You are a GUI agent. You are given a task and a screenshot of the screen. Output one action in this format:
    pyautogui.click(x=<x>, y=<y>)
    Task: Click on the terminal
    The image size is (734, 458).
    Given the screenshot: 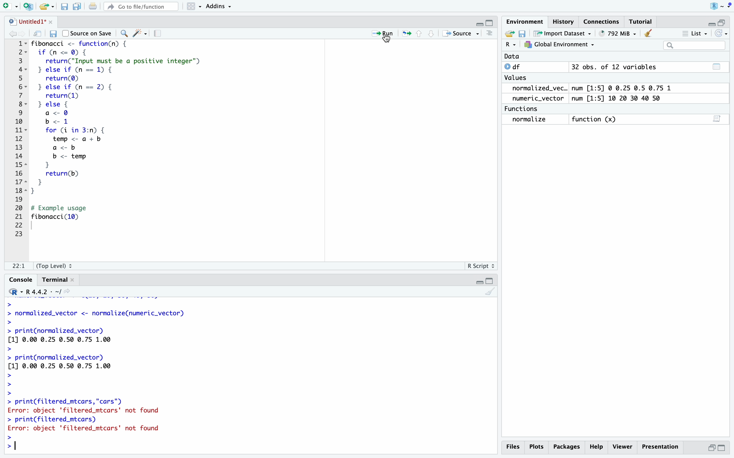 What is the action you would take?
    pyautogui.click(x=59, y=279)
    